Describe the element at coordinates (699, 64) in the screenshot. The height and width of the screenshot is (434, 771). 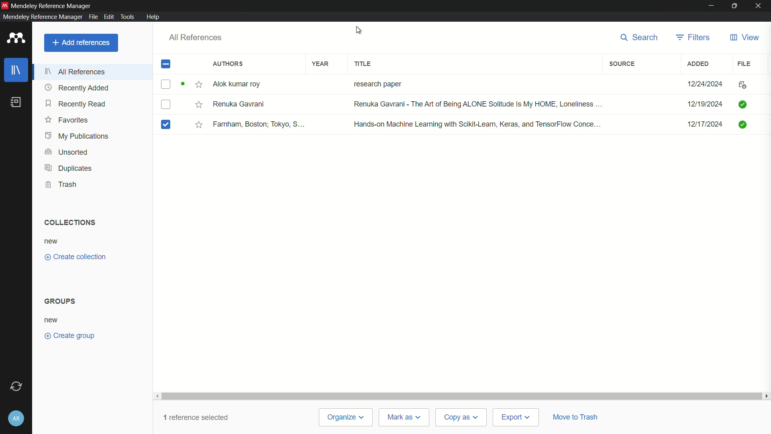
I see `added` at that location.